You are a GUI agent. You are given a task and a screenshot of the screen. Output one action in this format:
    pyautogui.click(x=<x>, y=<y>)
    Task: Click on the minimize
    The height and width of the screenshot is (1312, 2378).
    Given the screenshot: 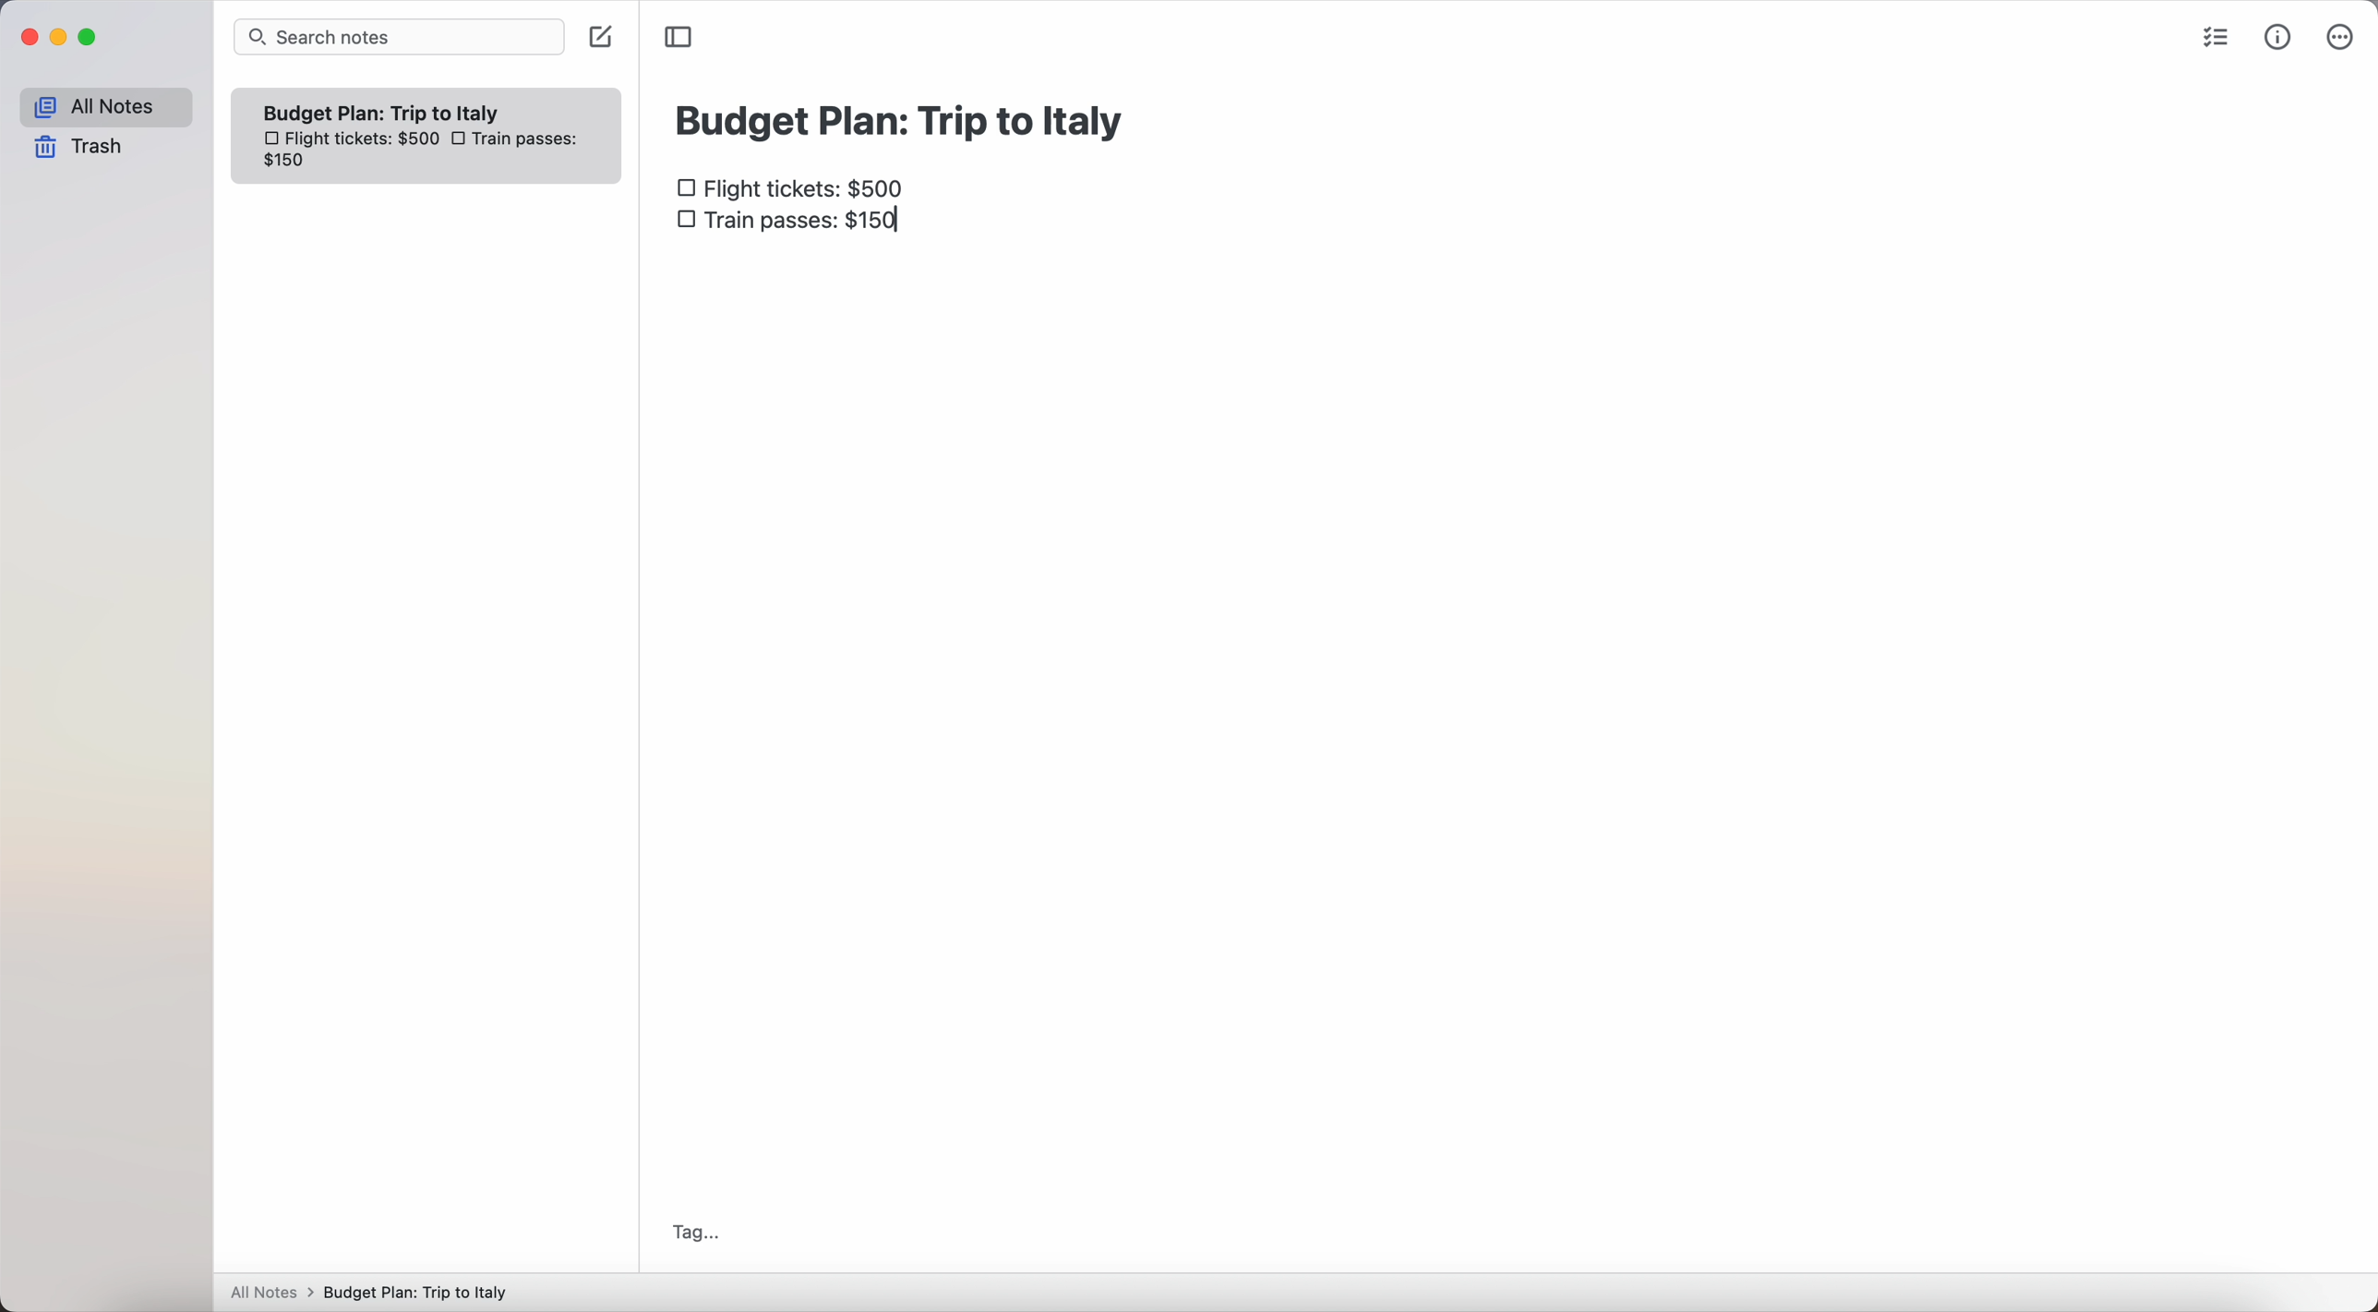 What is the action you would take?
    pyautogui.click(x=64, y=38)
    